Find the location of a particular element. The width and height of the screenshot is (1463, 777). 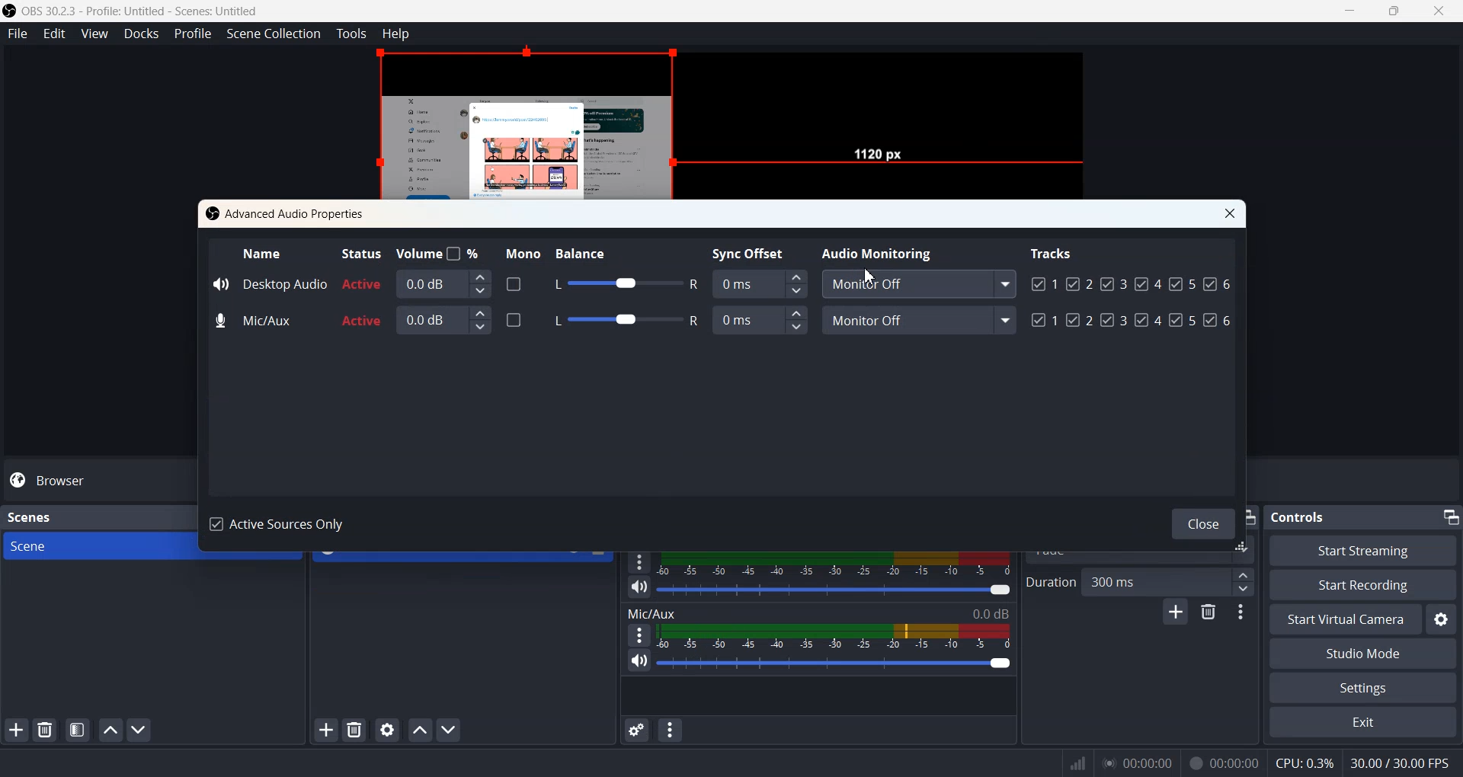

Status is located at coordinates (360, 252).